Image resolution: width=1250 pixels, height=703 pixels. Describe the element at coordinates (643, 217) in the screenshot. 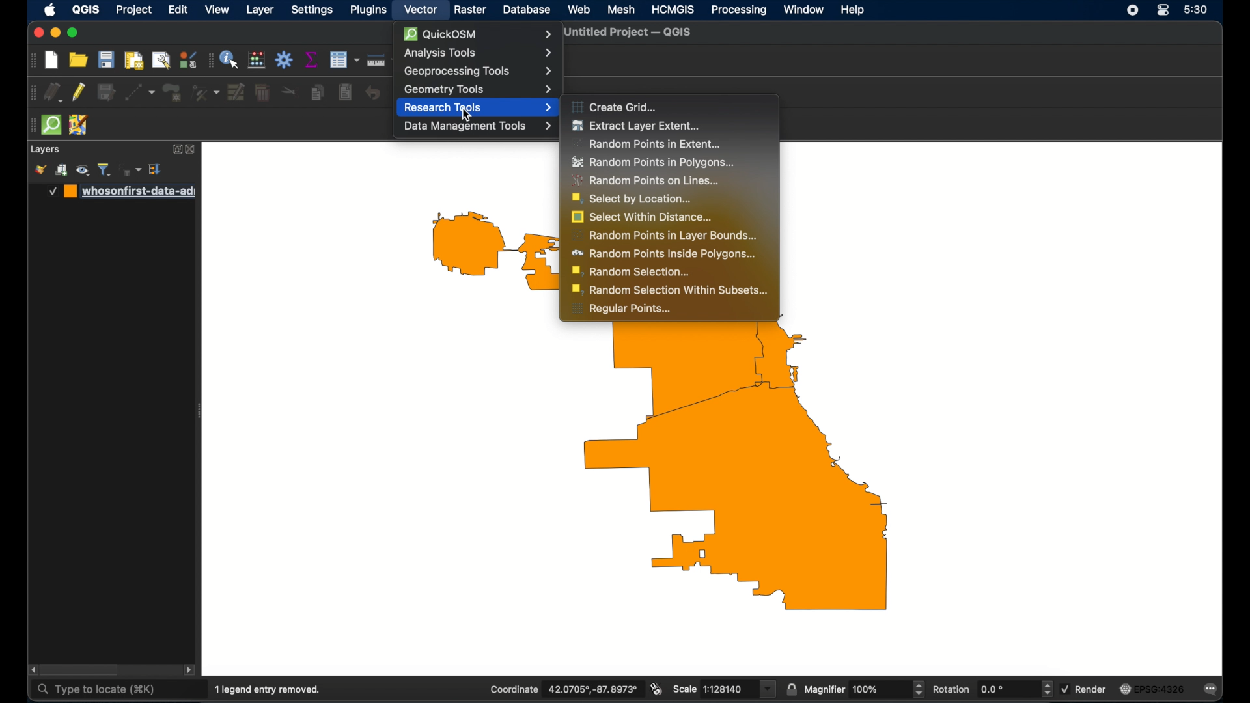

I see `select within distance` at that location.